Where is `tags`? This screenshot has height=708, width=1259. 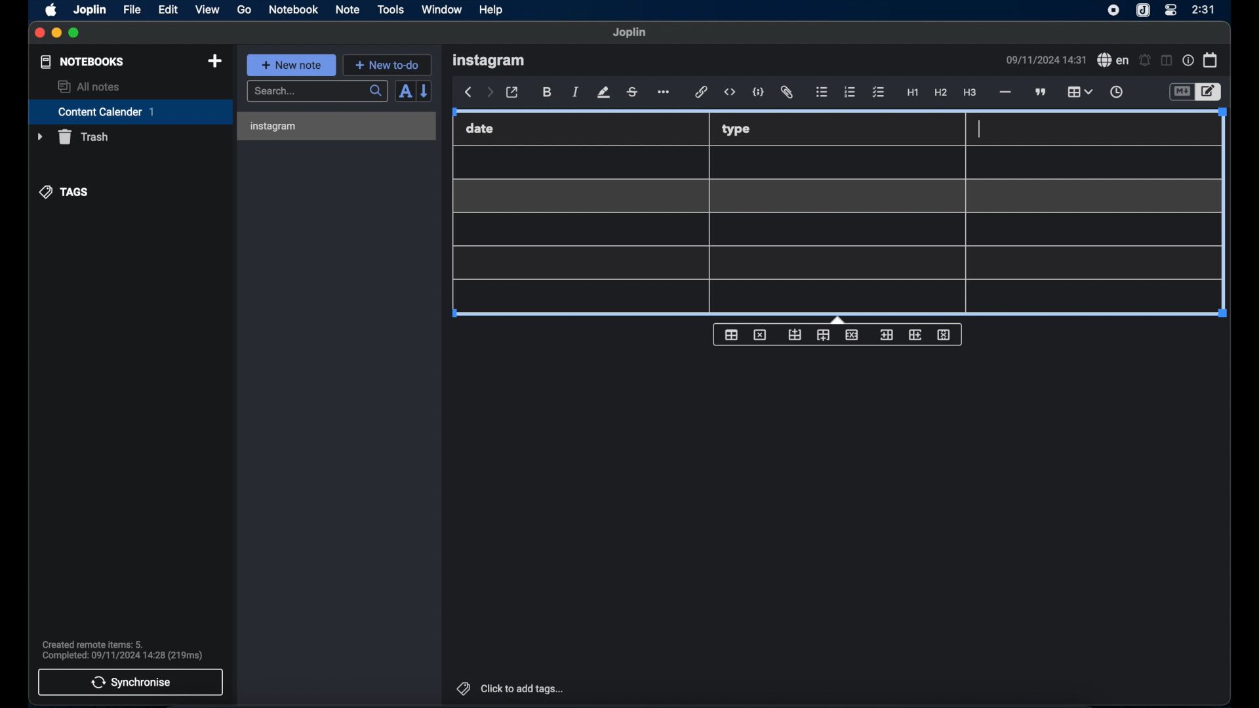
tags is located at coordinates (64, 192).